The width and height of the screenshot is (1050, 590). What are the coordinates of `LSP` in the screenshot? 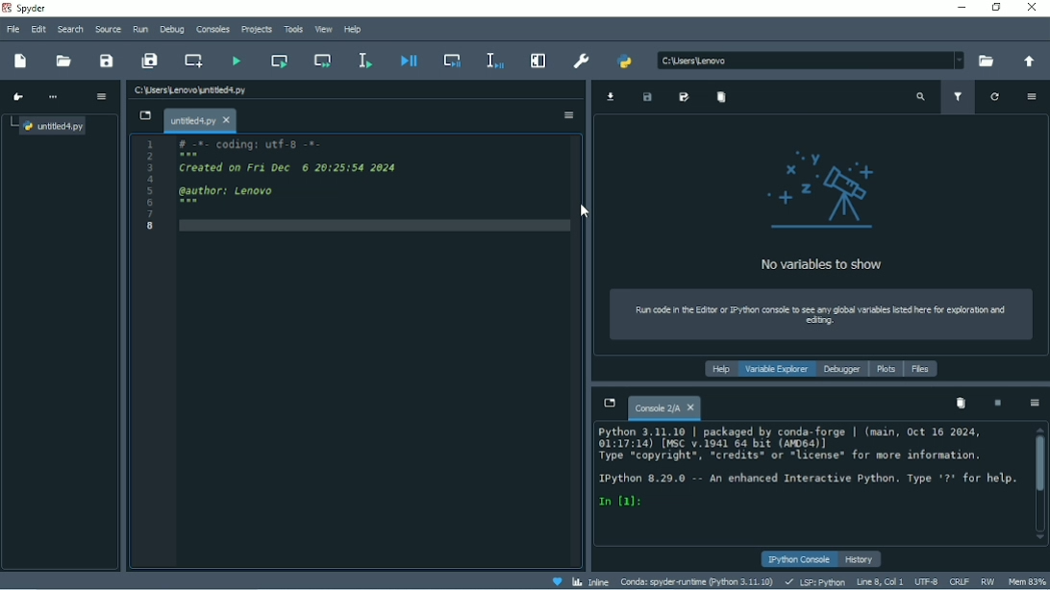 It's located at (814, 581).